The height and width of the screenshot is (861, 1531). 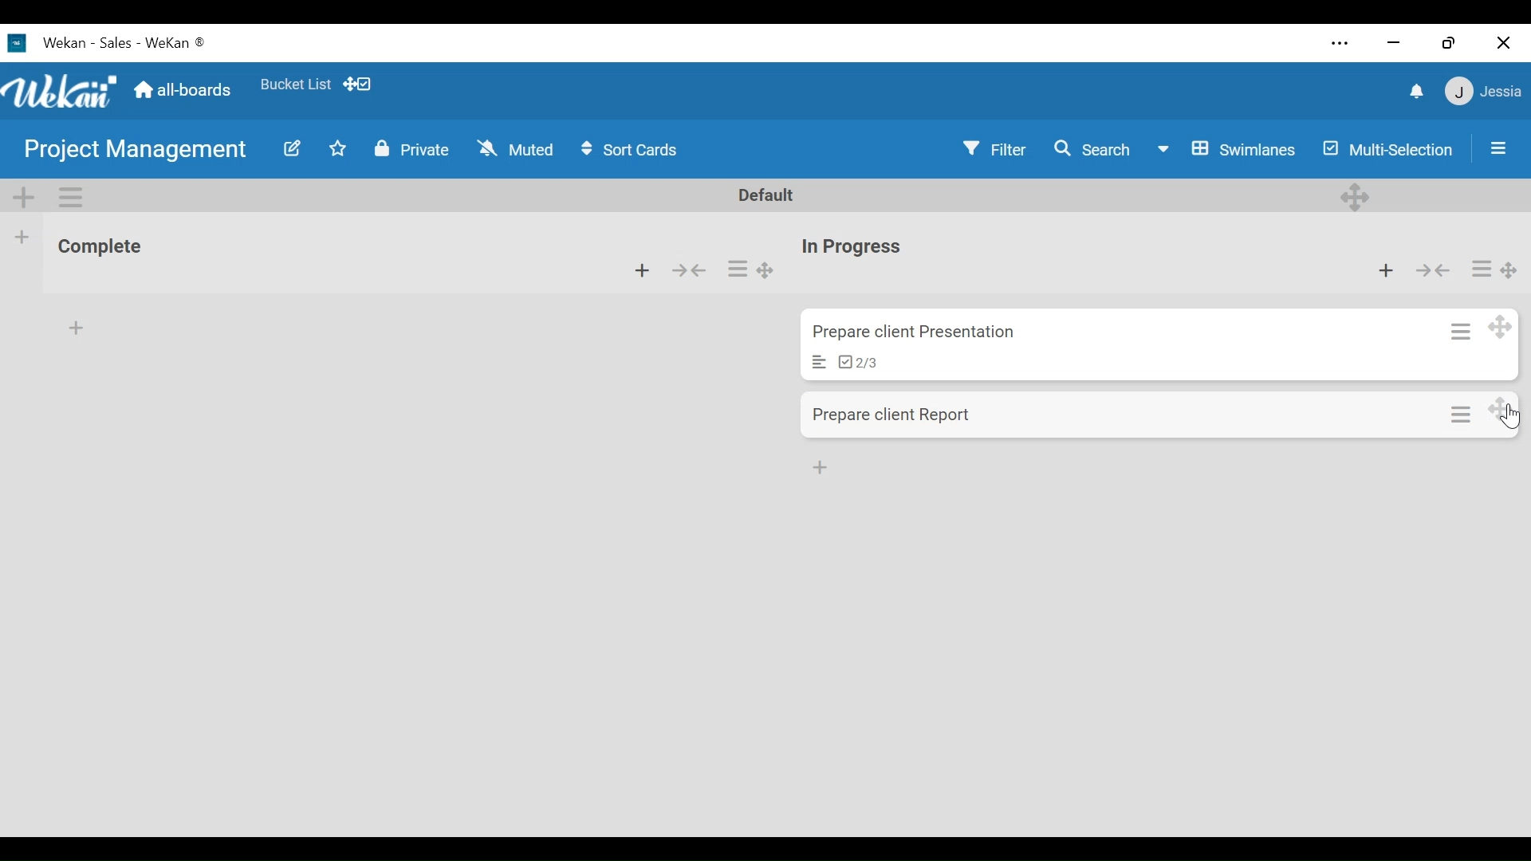 I want to click on Sort cards, so click(x=633, y=150).